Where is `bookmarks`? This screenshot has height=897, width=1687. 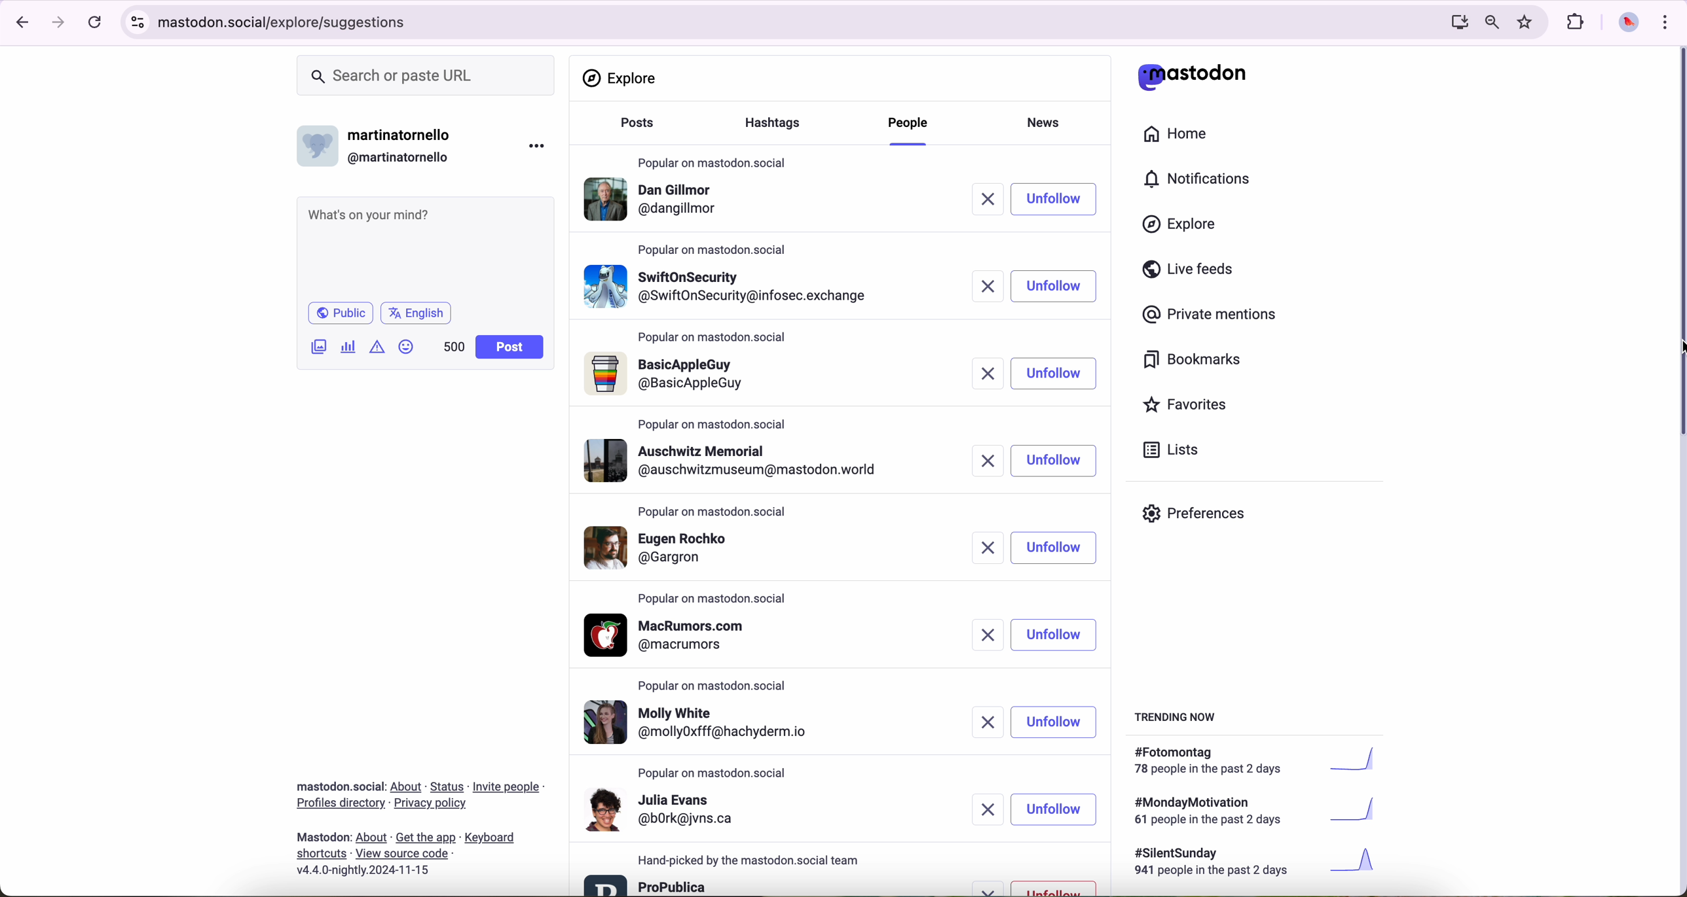
bookmarks is located at coordinates (1193, 362).